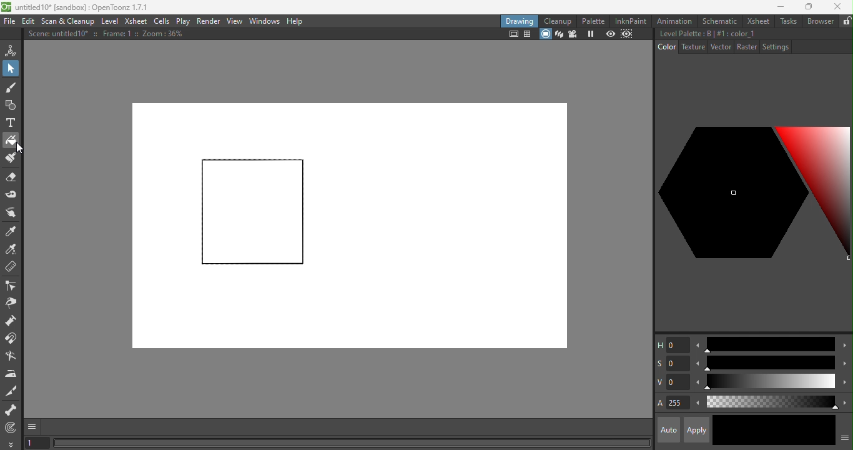  I want to click on Cells, so click(161, 22).